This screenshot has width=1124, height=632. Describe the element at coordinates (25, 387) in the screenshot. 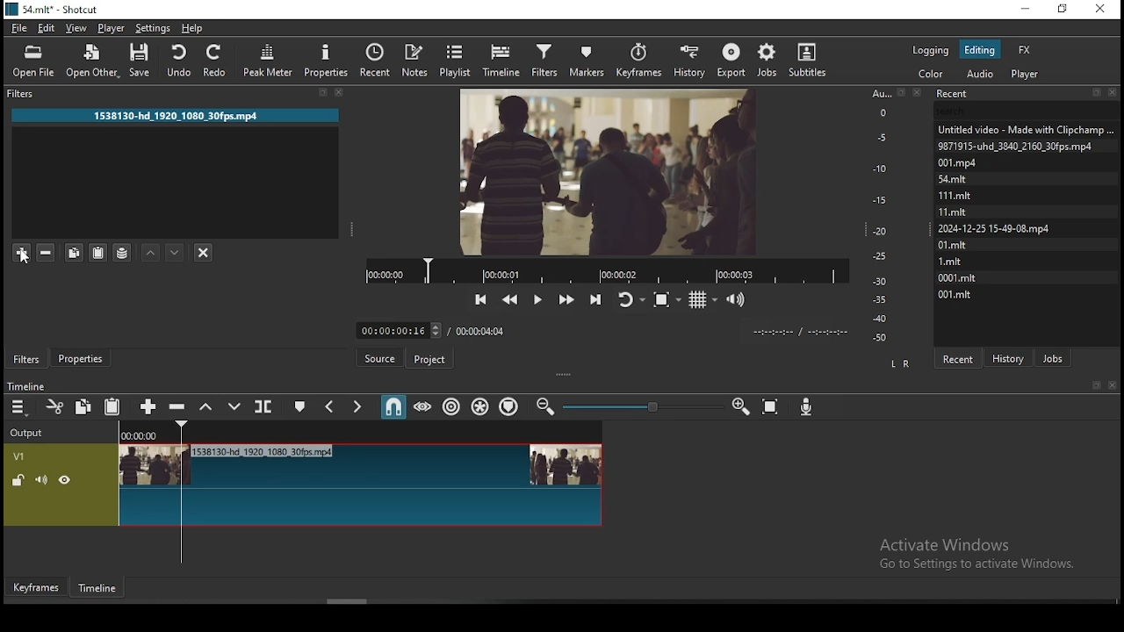

I see `timeline` at that location.